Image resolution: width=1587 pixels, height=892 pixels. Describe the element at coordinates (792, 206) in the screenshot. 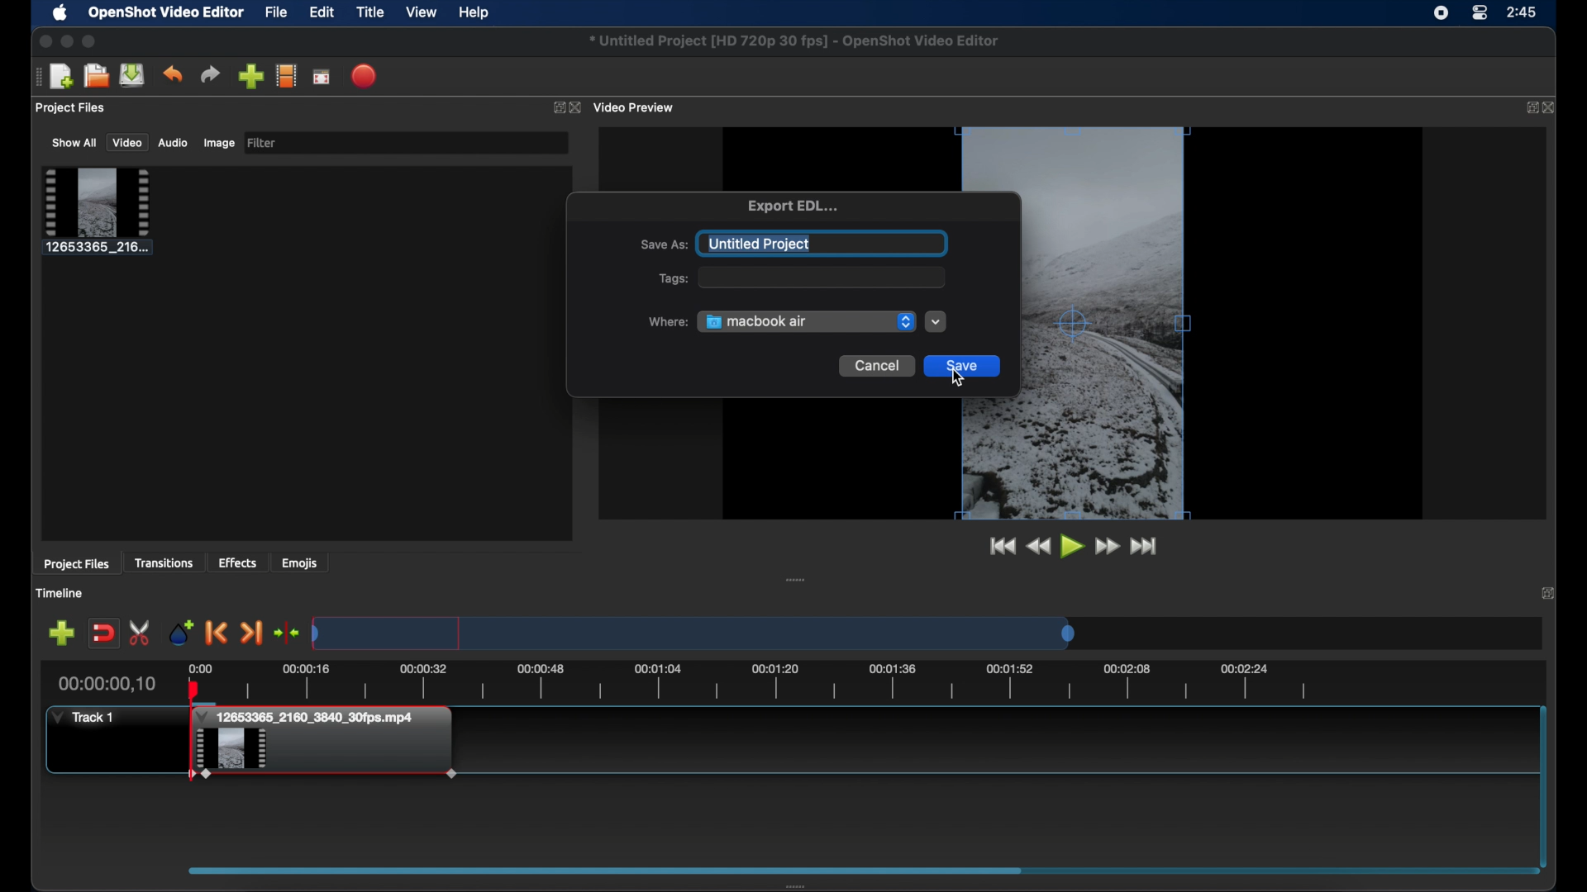

I see `export edl` at that location.